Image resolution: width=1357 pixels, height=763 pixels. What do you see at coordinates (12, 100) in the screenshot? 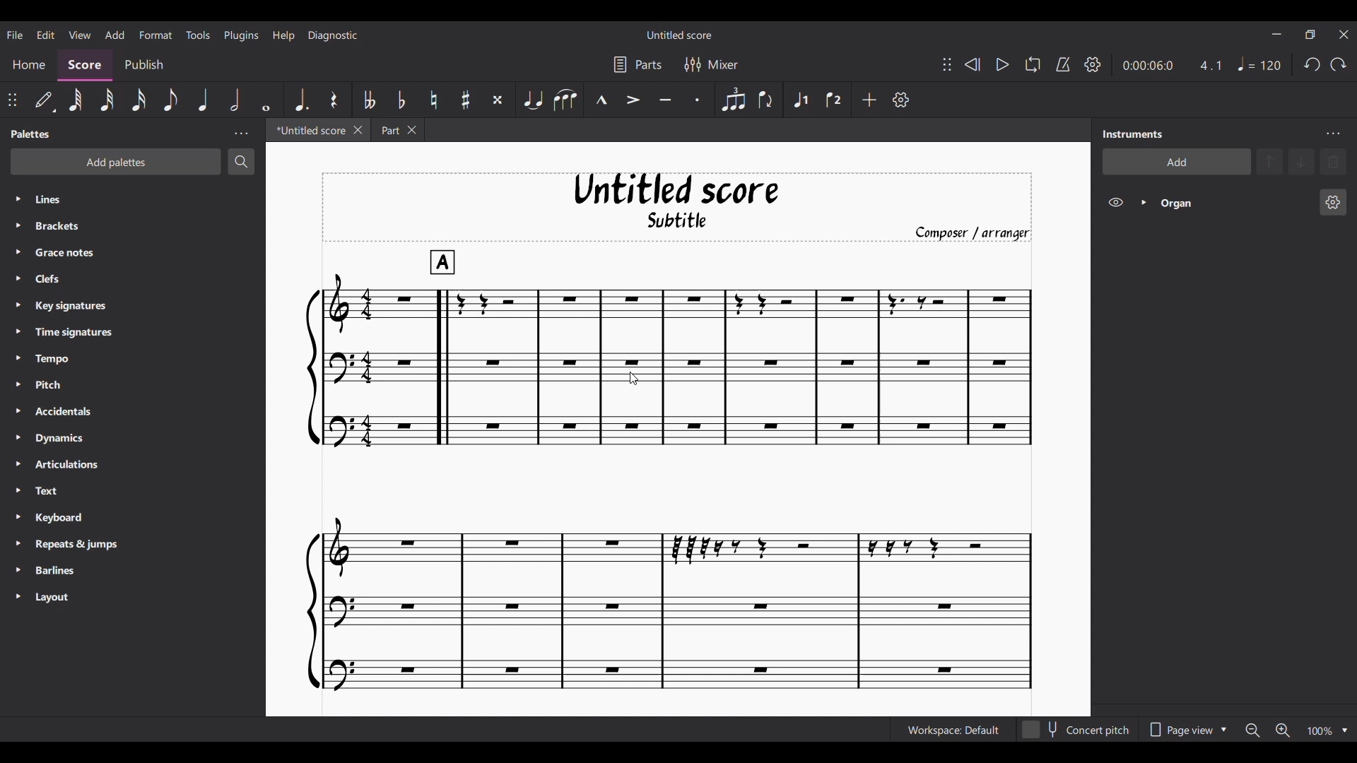
I see `Change position of toolbar attached` at bounding box center [12, 100].